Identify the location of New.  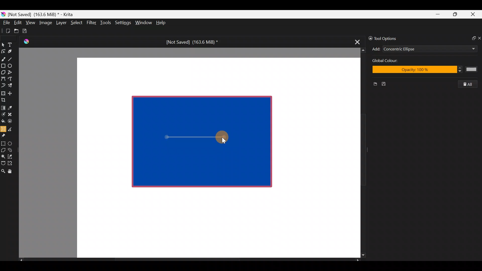
(373, 85).